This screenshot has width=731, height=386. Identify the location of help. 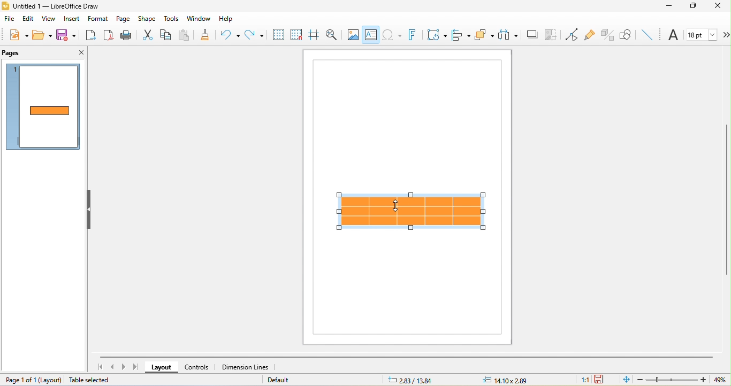
(229, 19).